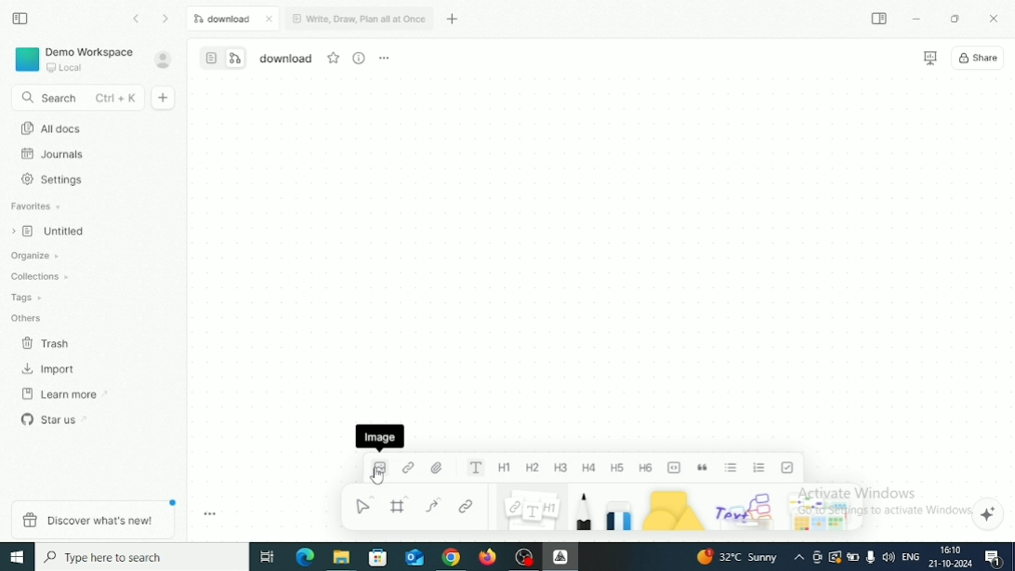  Describe the element at coordinates (675, 468) in the screenshot. I see `Code block` at that location.